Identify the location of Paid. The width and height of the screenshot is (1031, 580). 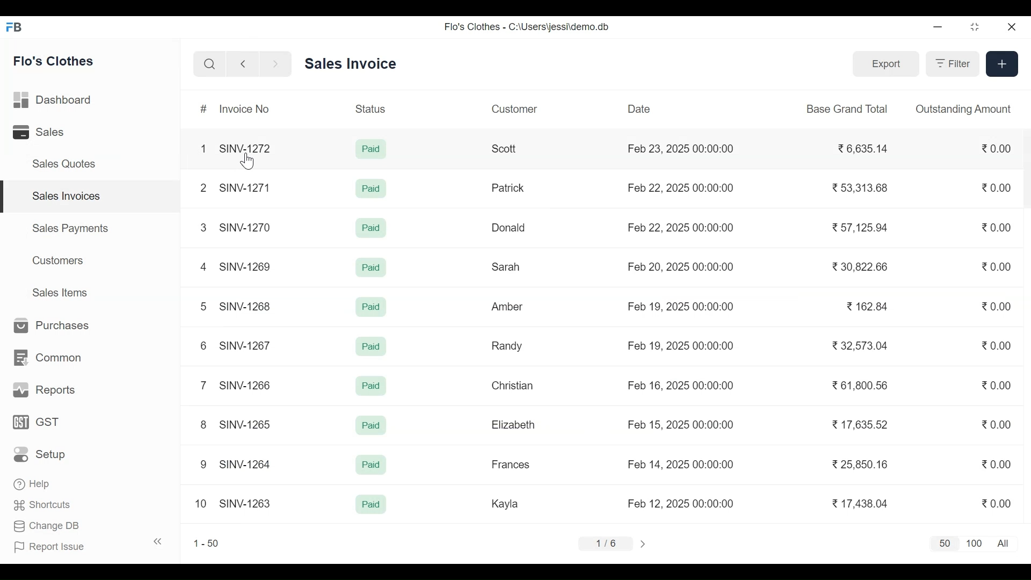
(371, 308).